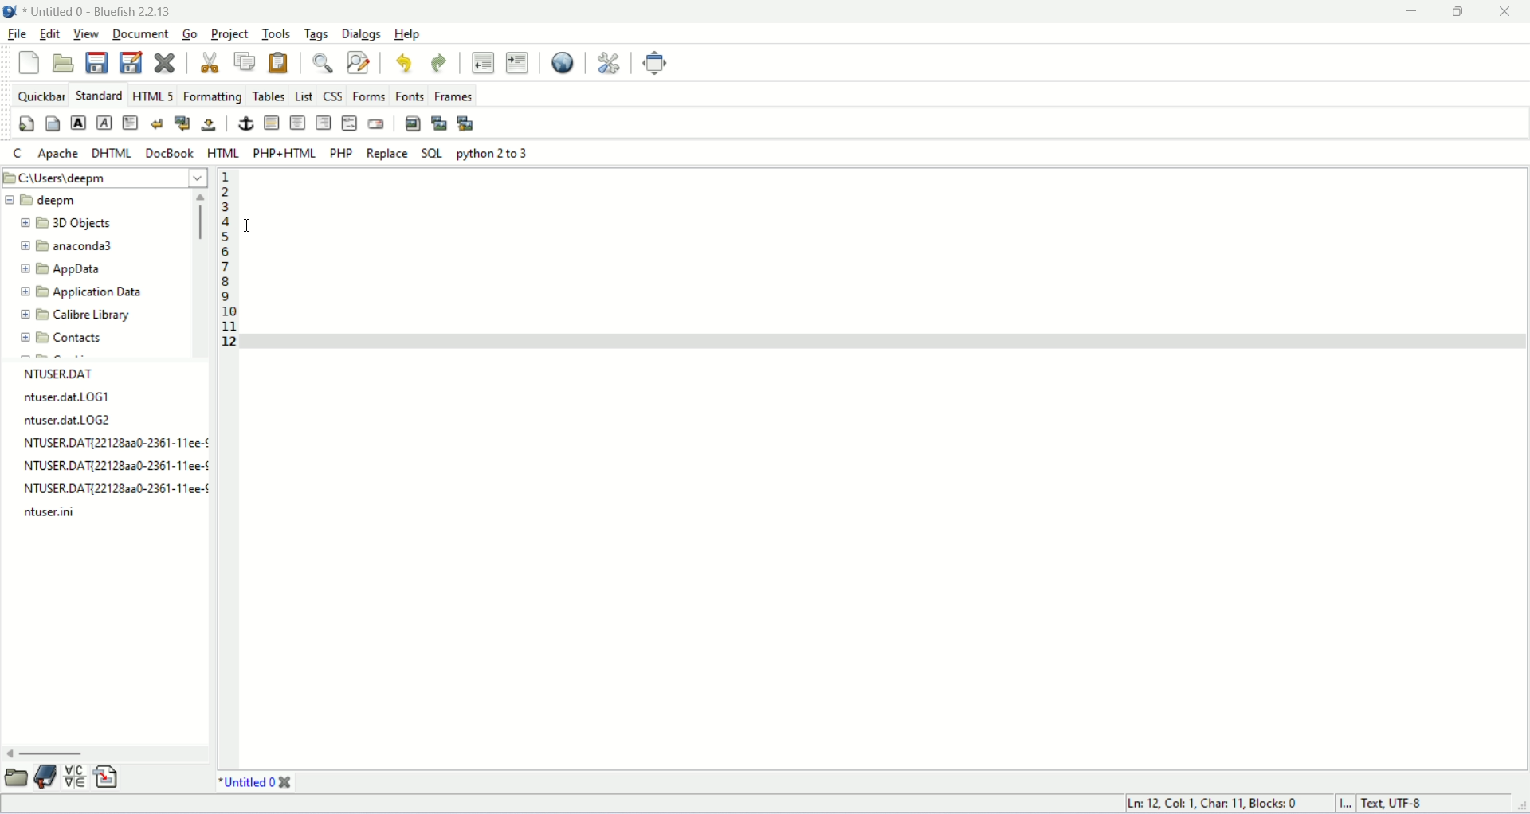  What do you see at coordinates (452, 96) in the screenshot?
I see `frames` at bounding box center [452, 96].